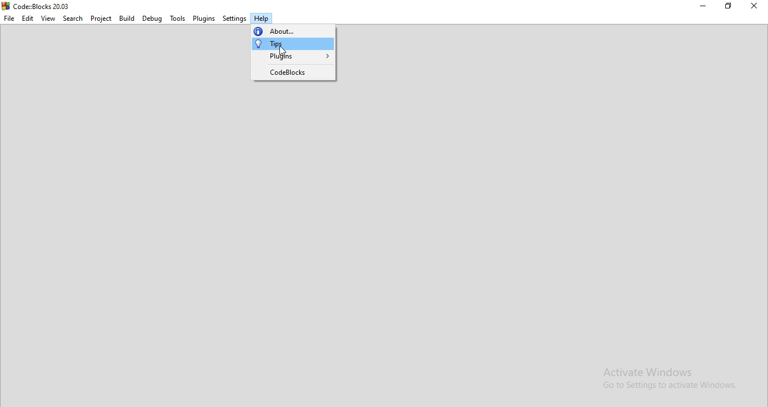 This screenshot has width=768, height=407. Describe the element at coordinates (283, 52) in the screenshot. I see `cursor on Tips` at that location.